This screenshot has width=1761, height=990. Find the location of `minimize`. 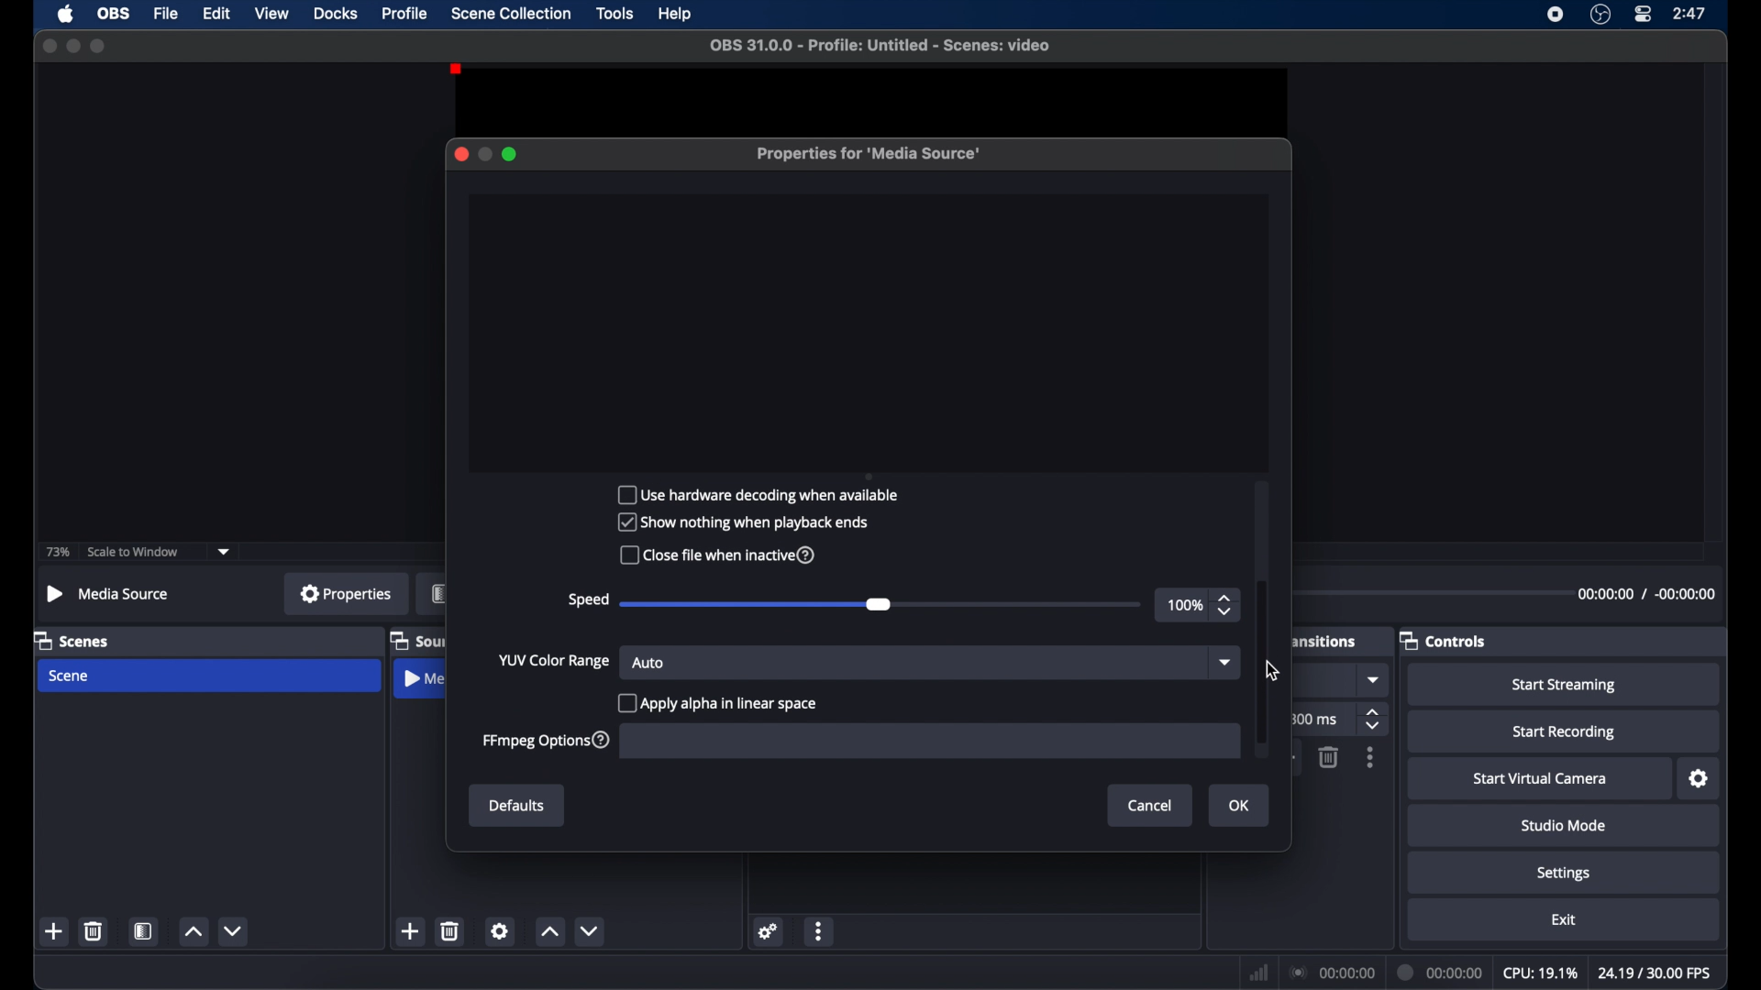

minimize is located at coordinates (72, 46).